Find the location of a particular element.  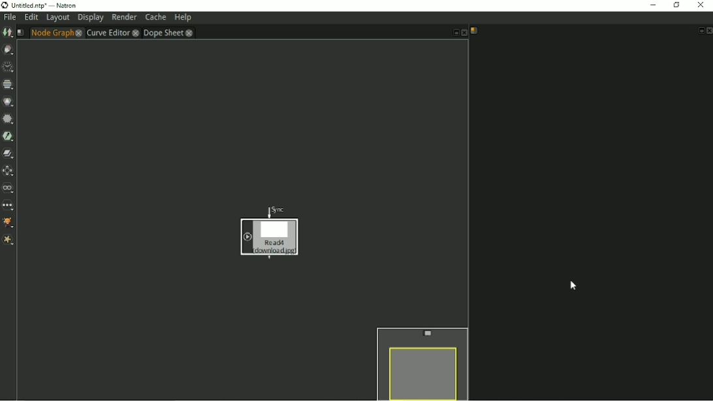

Transform is located at coordinates (8, 170).